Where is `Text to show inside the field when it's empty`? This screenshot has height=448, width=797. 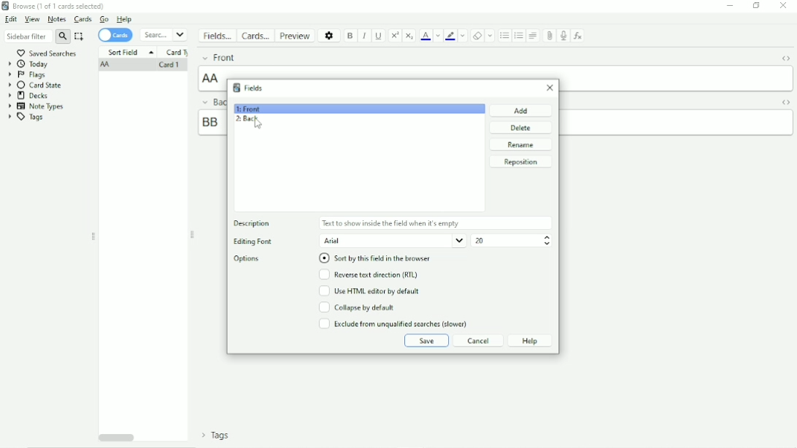 Text to show inside the field when it's empty is located at coordinates (392, 223).